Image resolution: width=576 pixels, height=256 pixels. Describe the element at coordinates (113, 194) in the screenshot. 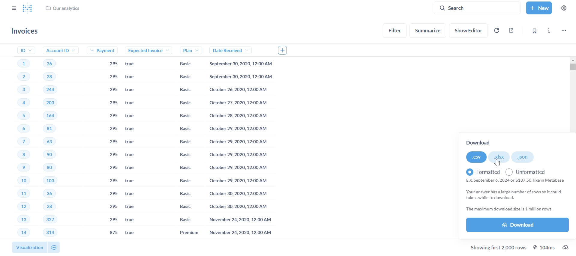

I see `295` at that location.